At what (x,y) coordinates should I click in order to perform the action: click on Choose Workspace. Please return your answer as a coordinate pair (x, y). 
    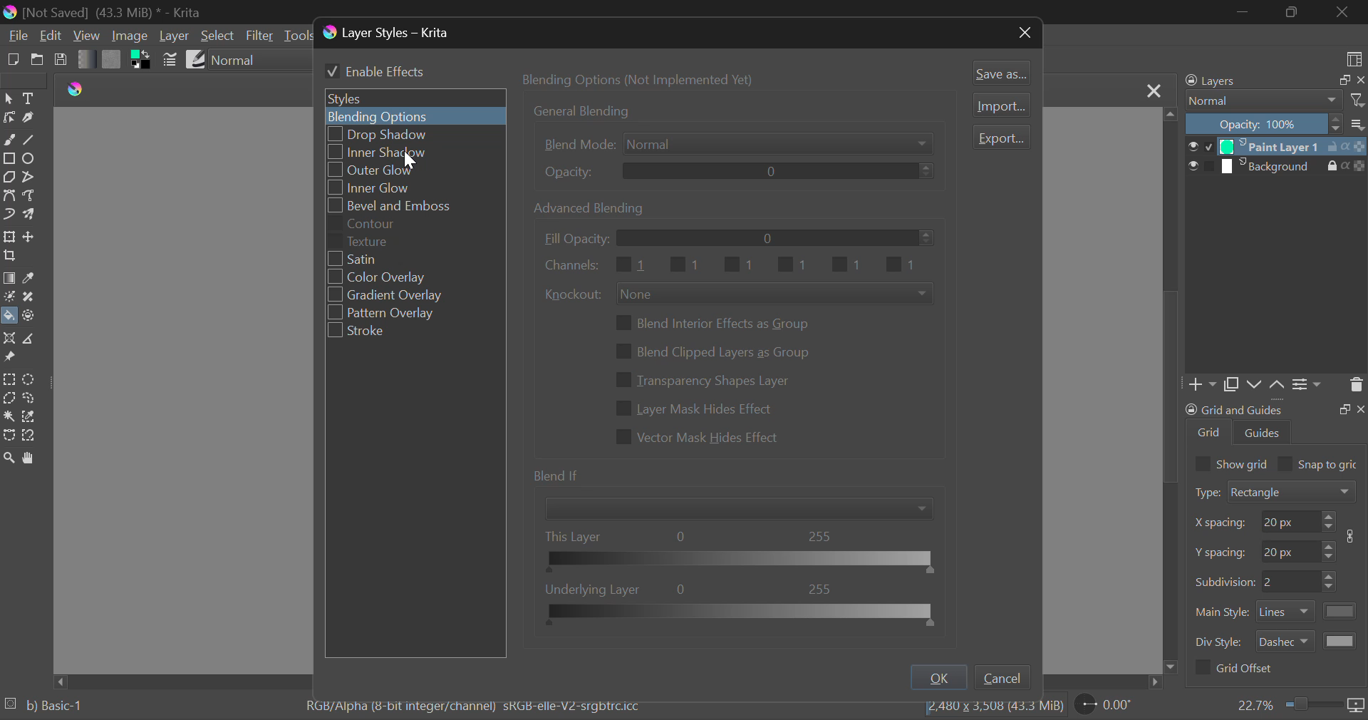
    Looking at the image, I should click on (1352, 59).